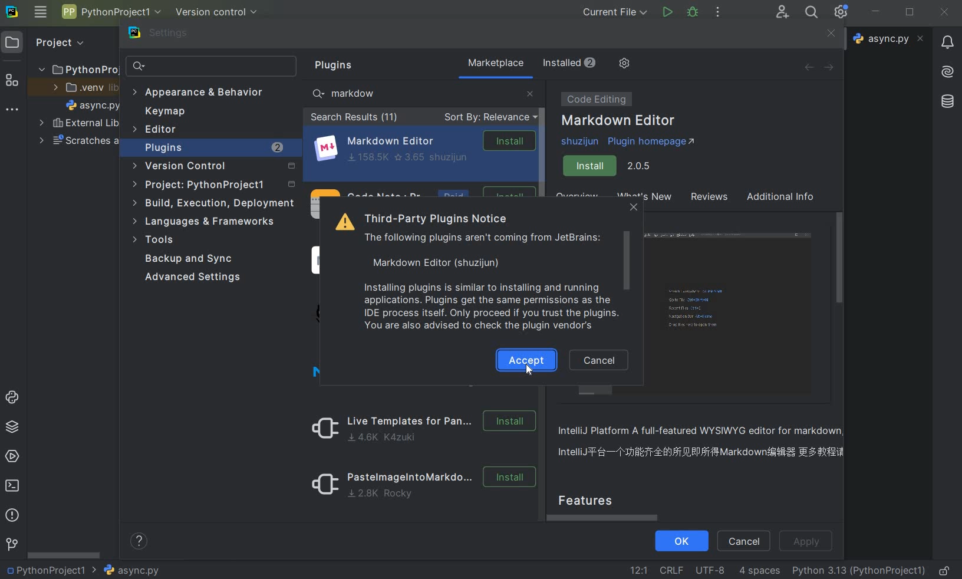 Image resolution: width=962 pixels, height=579 pixels. Describe the element at coordinates (632, 142) in the screenshot. I see `plugin homepage` at that location.